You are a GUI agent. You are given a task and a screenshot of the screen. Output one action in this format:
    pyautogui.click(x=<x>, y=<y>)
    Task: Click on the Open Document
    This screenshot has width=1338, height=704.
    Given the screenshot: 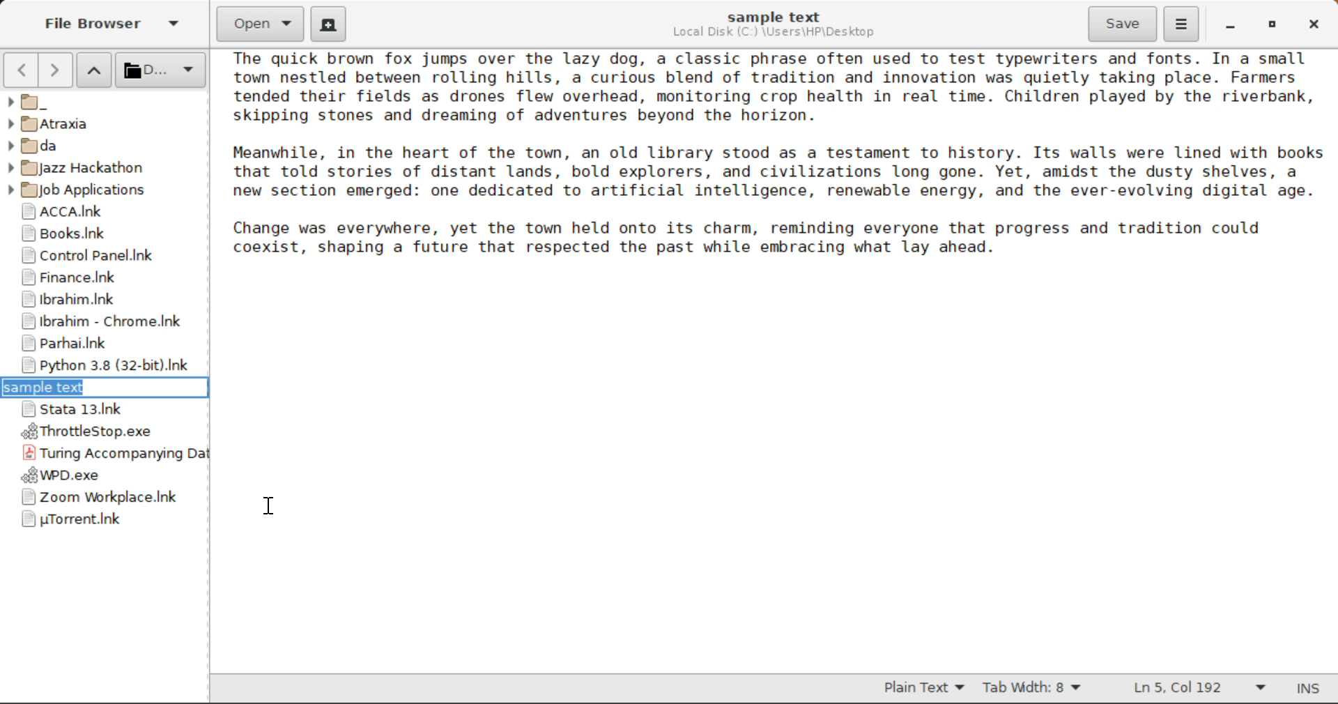 What is the action you would take?
    pyautogui.click(x=261, y=22)
    